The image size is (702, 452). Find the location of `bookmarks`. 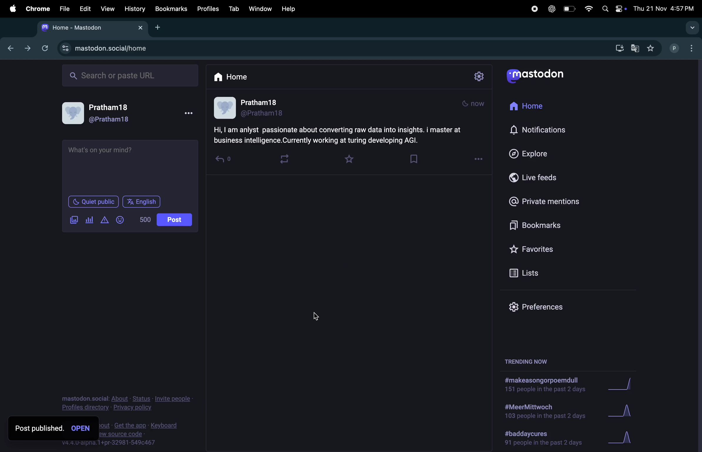

bookmarks is located at coordinates (538, 227).